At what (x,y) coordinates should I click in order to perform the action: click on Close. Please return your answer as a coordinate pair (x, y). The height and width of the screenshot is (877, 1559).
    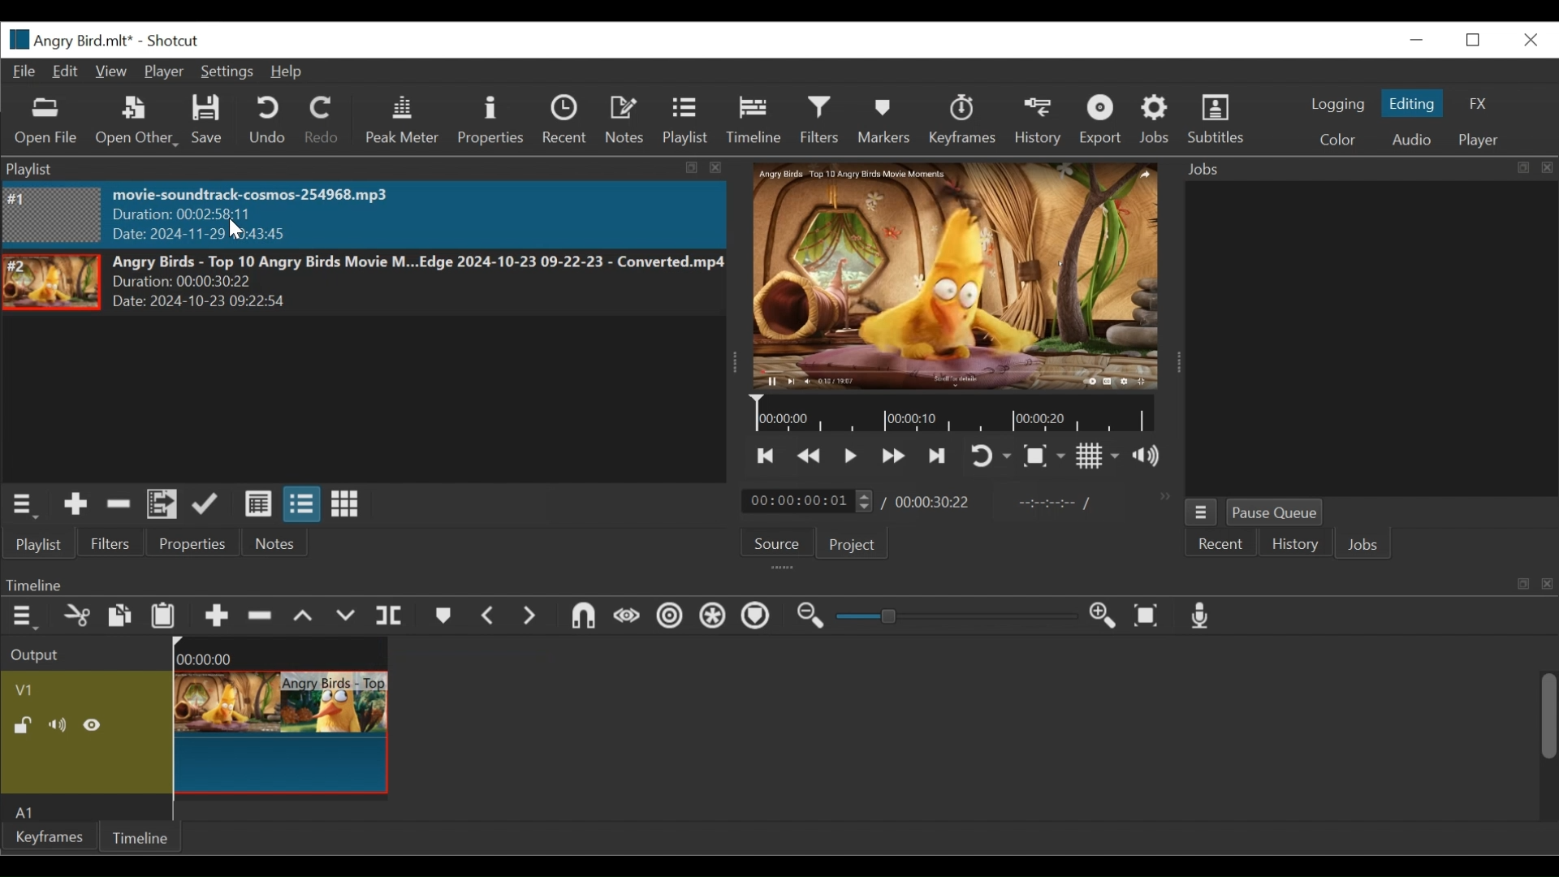
    Looking at the image, I should click on (1531, 37).